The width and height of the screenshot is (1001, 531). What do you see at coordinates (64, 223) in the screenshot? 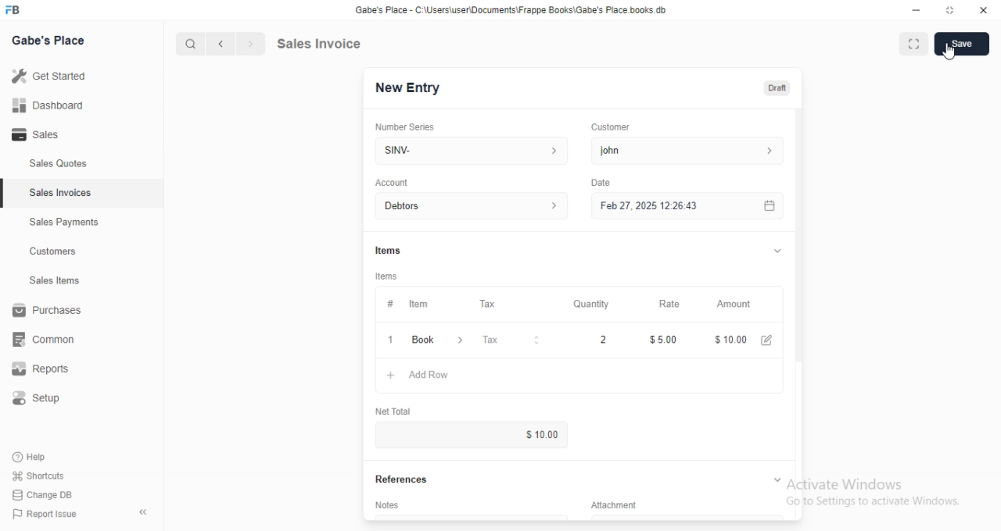
I see `Sales Payments` at bounding box center [64, 223].